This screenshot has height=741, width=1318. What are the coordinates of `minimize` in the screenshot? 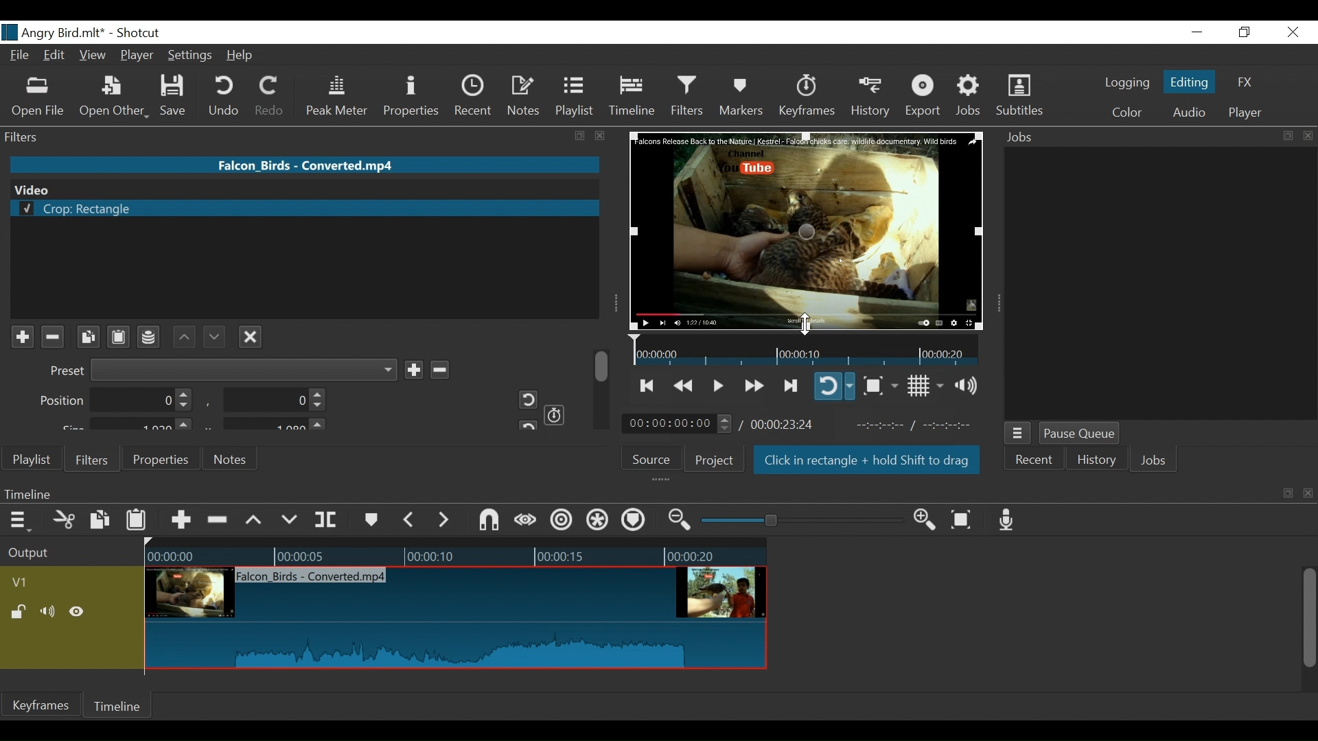 It's located at (1196, 33).